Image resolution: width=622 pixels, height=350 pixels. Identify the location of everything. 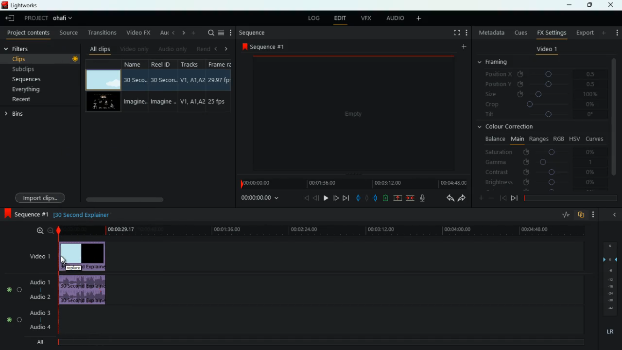
(29, 89).